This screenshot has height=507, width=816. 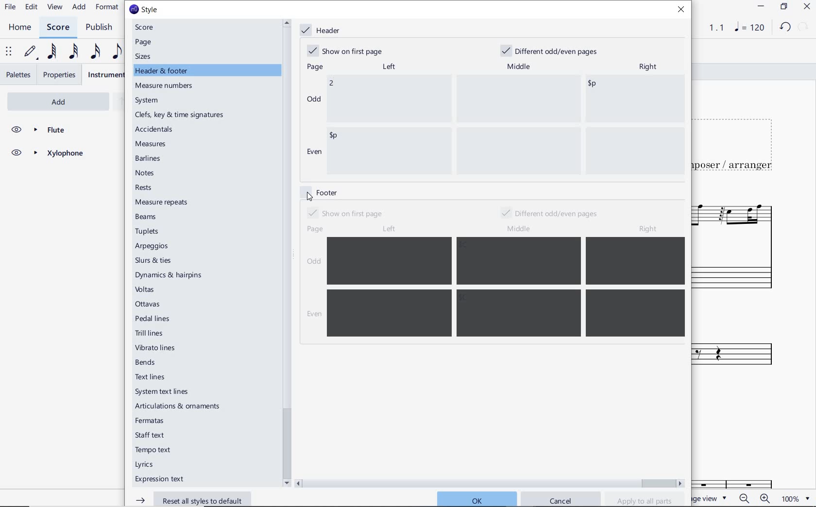 What do you see at coordinates (645, 500) in the screenshot?
I see `apply to all parts` at bounding box center [645, 500].